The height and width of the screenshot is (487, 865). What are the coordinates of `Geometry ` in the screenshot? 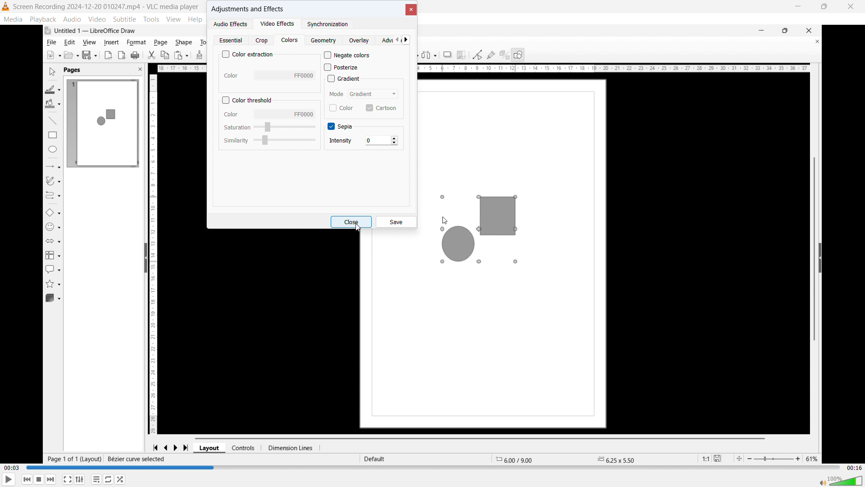 It's located at (324, 40).